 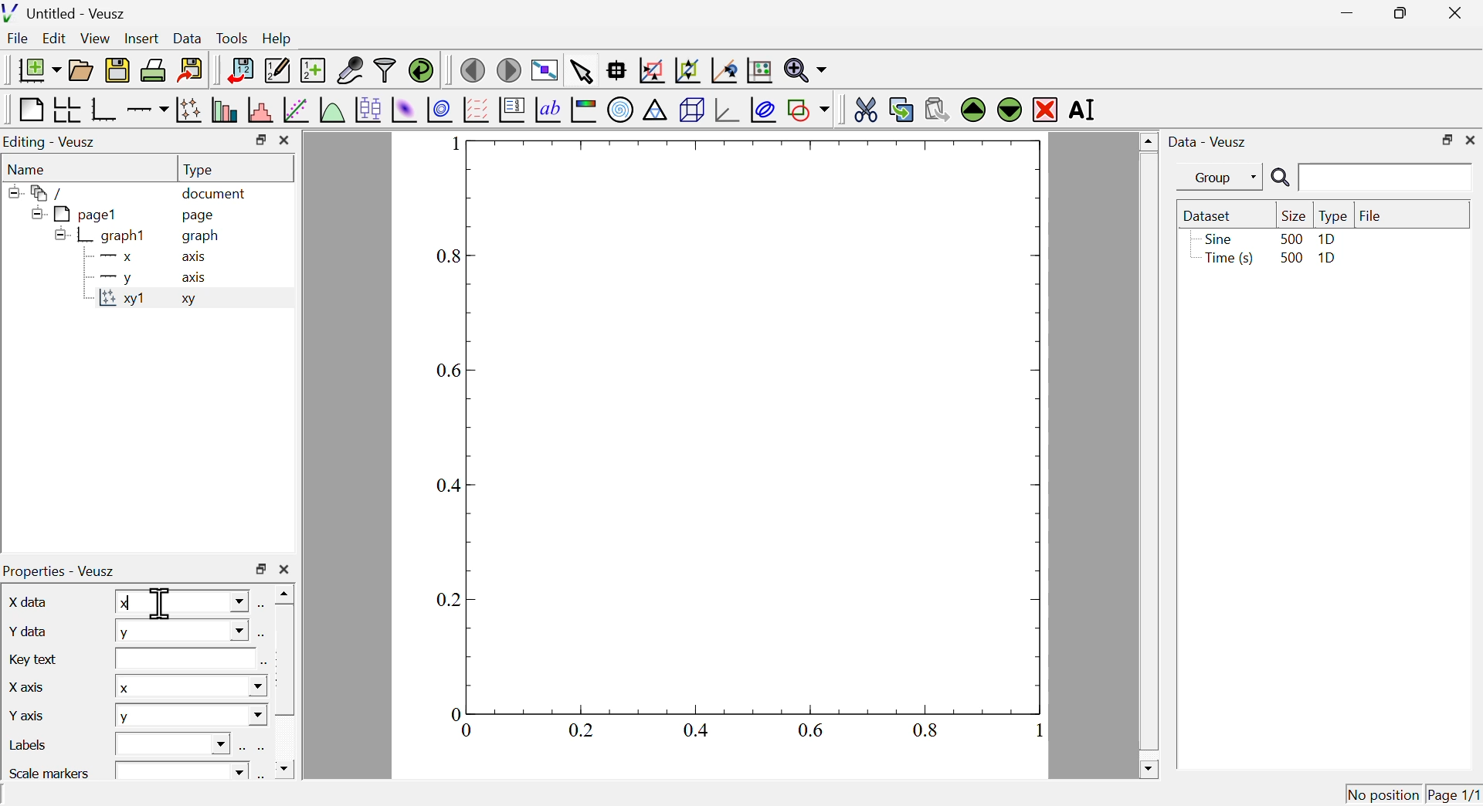 I want to click on axis, so click(x=196, y=278).